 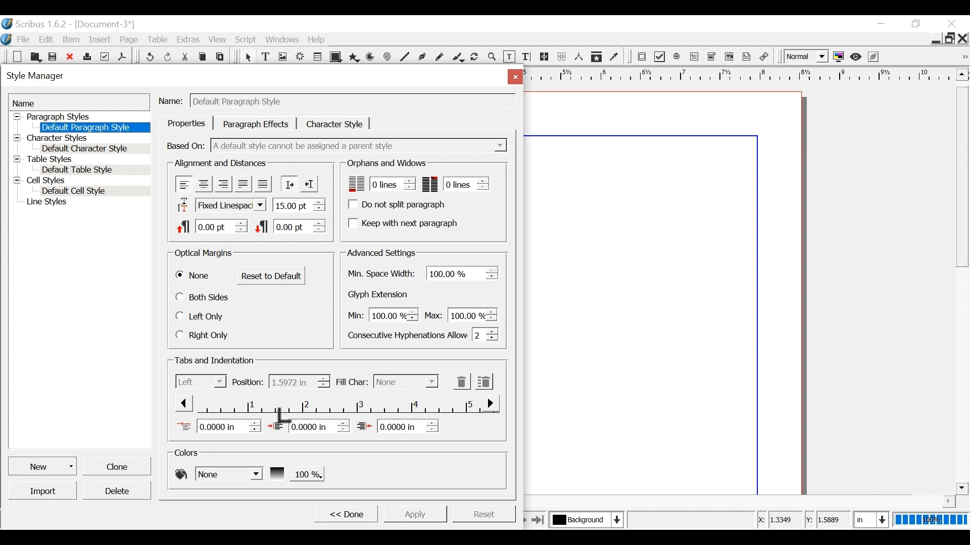 I want to click on Paste, so click(x=222, y=56).